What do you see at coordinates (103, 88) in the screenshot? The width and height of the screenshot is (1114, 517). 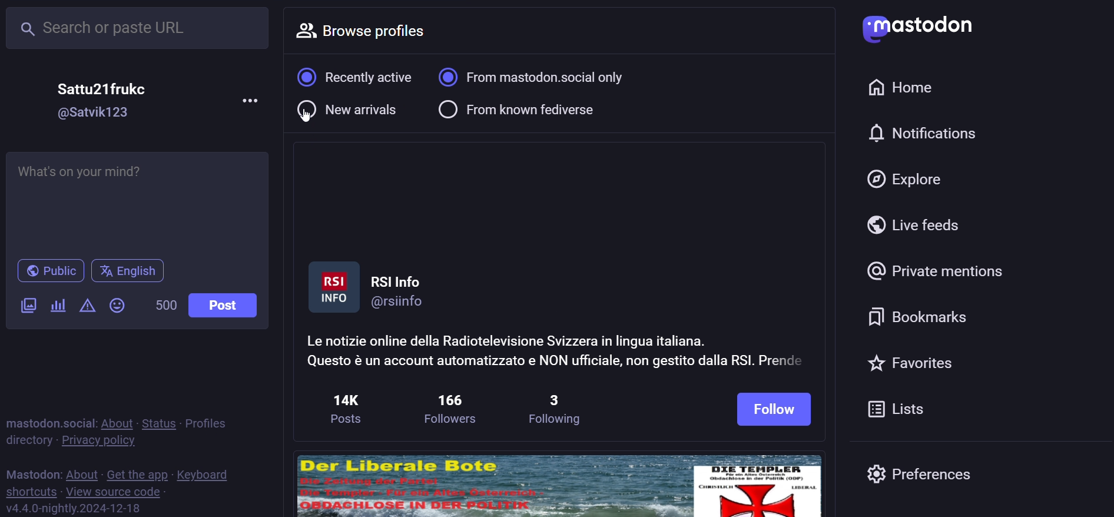 I see `Sattu21frukc` at bounding box center [103, 88].